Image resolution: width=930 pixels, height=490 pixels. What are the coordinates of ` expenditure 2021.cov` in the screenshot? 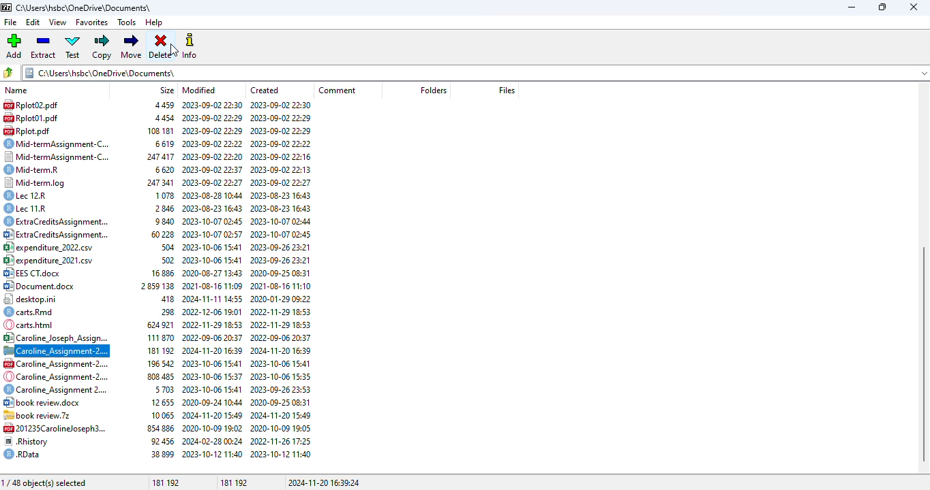 It's located at (51, 261).